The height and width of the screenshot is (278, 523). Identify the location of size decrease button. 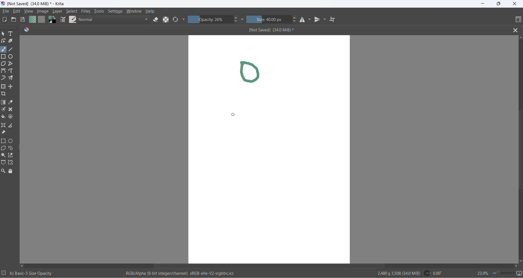
(296, 22).